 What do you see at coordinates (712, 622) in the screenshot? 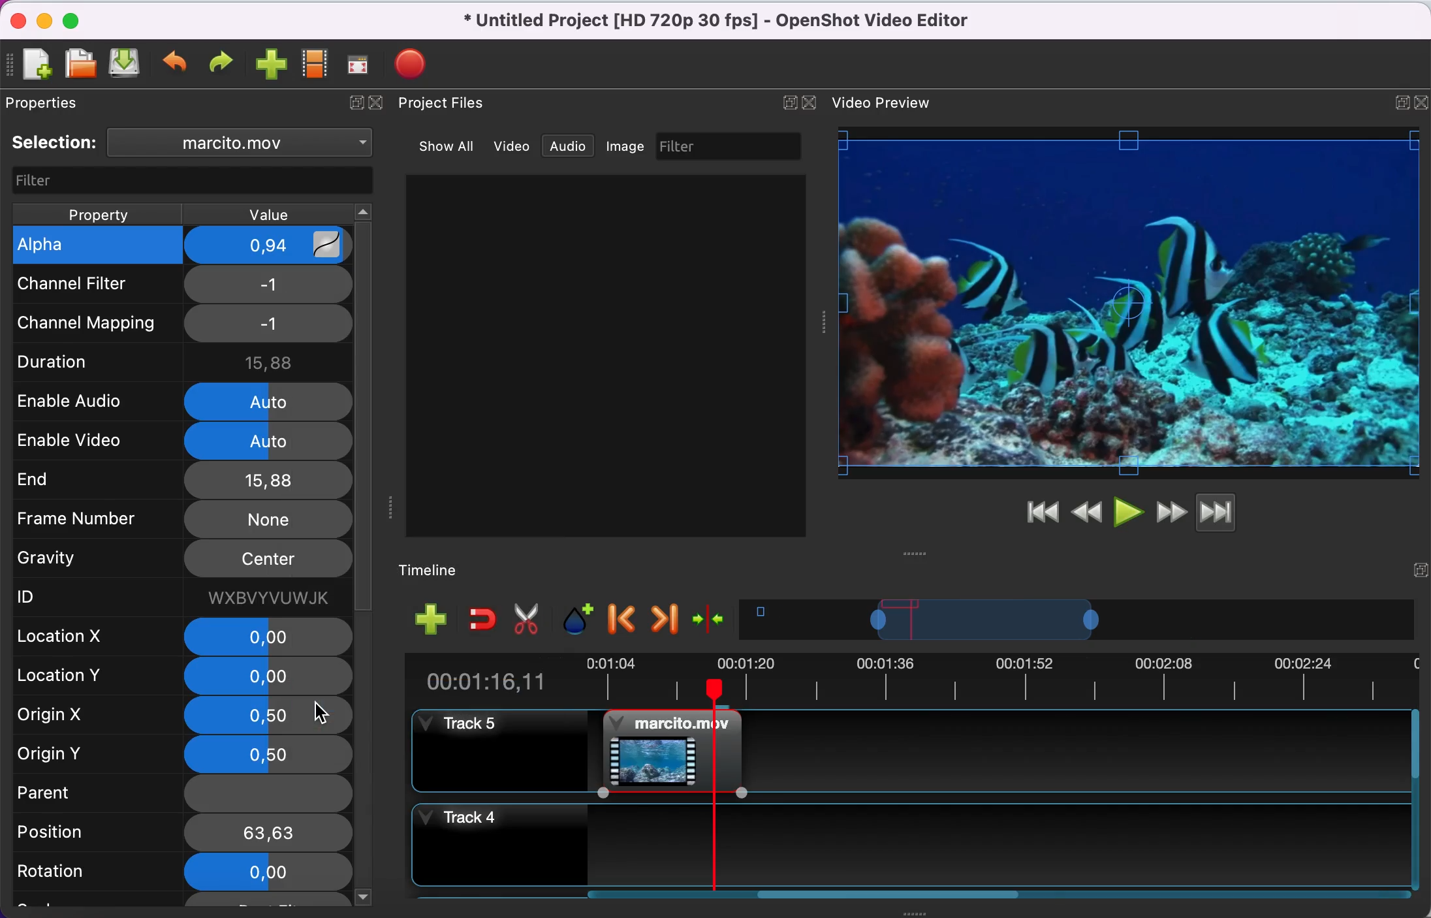
I see `center the timeline` at bounding box center [712, 622].